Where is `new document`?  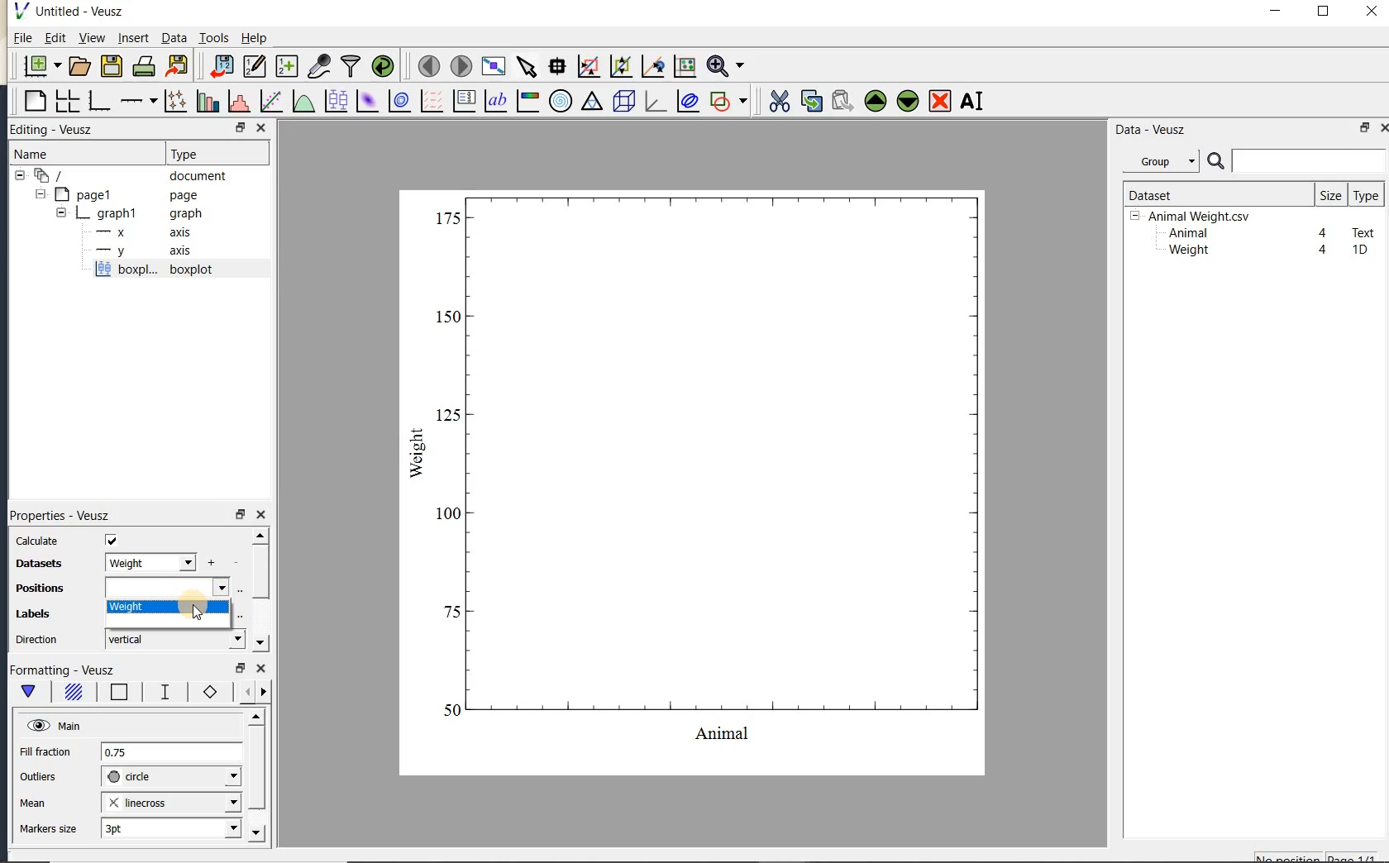 new document is located at coordinates (38, 66).